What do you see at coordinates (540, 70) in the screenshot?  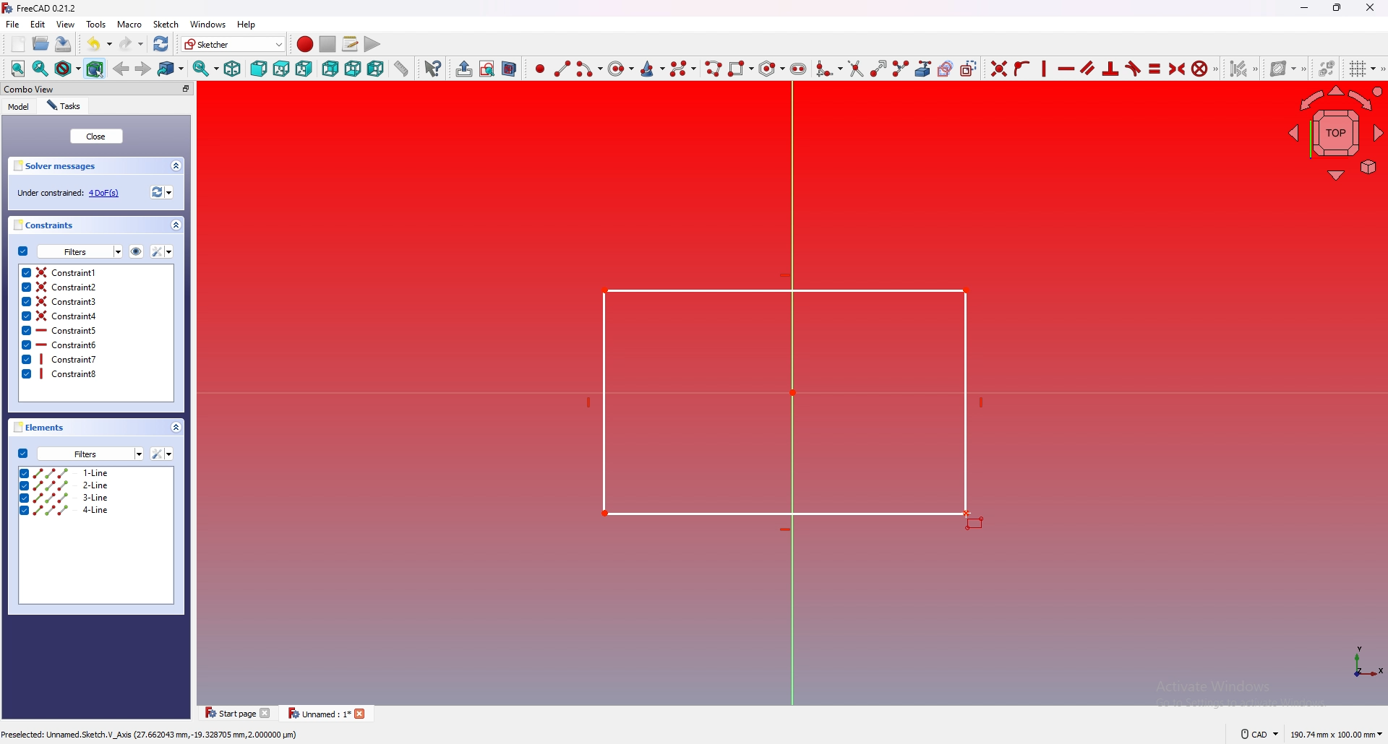 I see `create point` at bounding box center [540, 70].